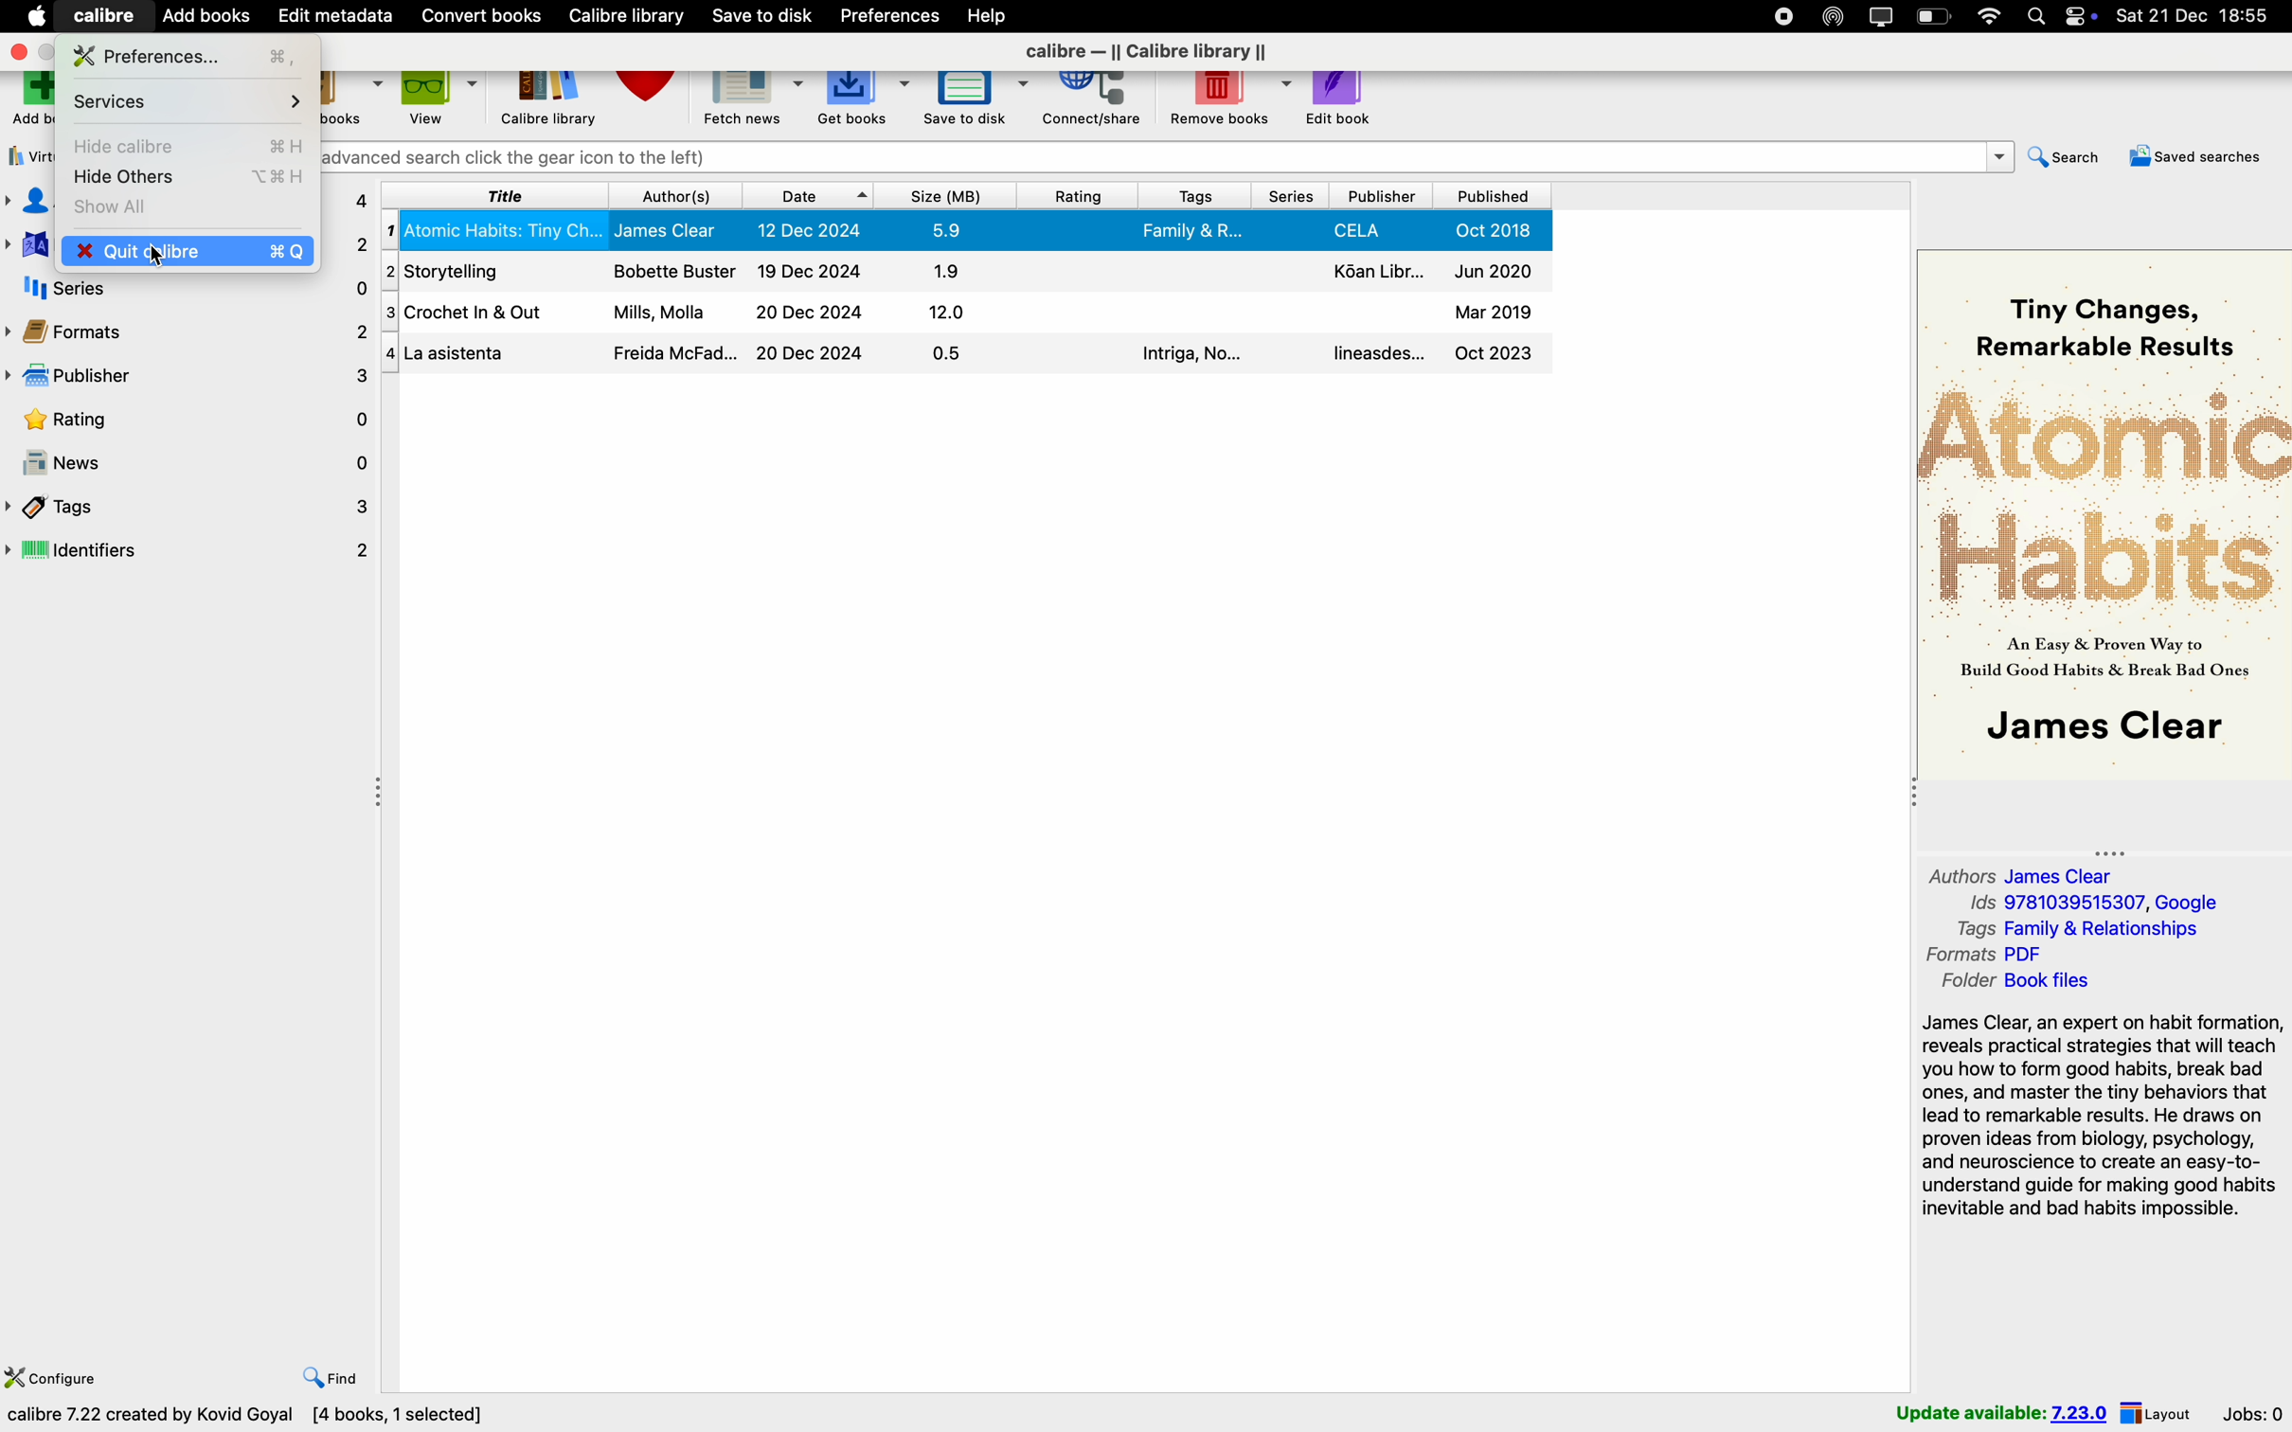 This screenshot has height=1432, width=2292. What do you see at coordinates (188, 421) in the screenshot?
I see `rating` at bounding box center [188, 421].